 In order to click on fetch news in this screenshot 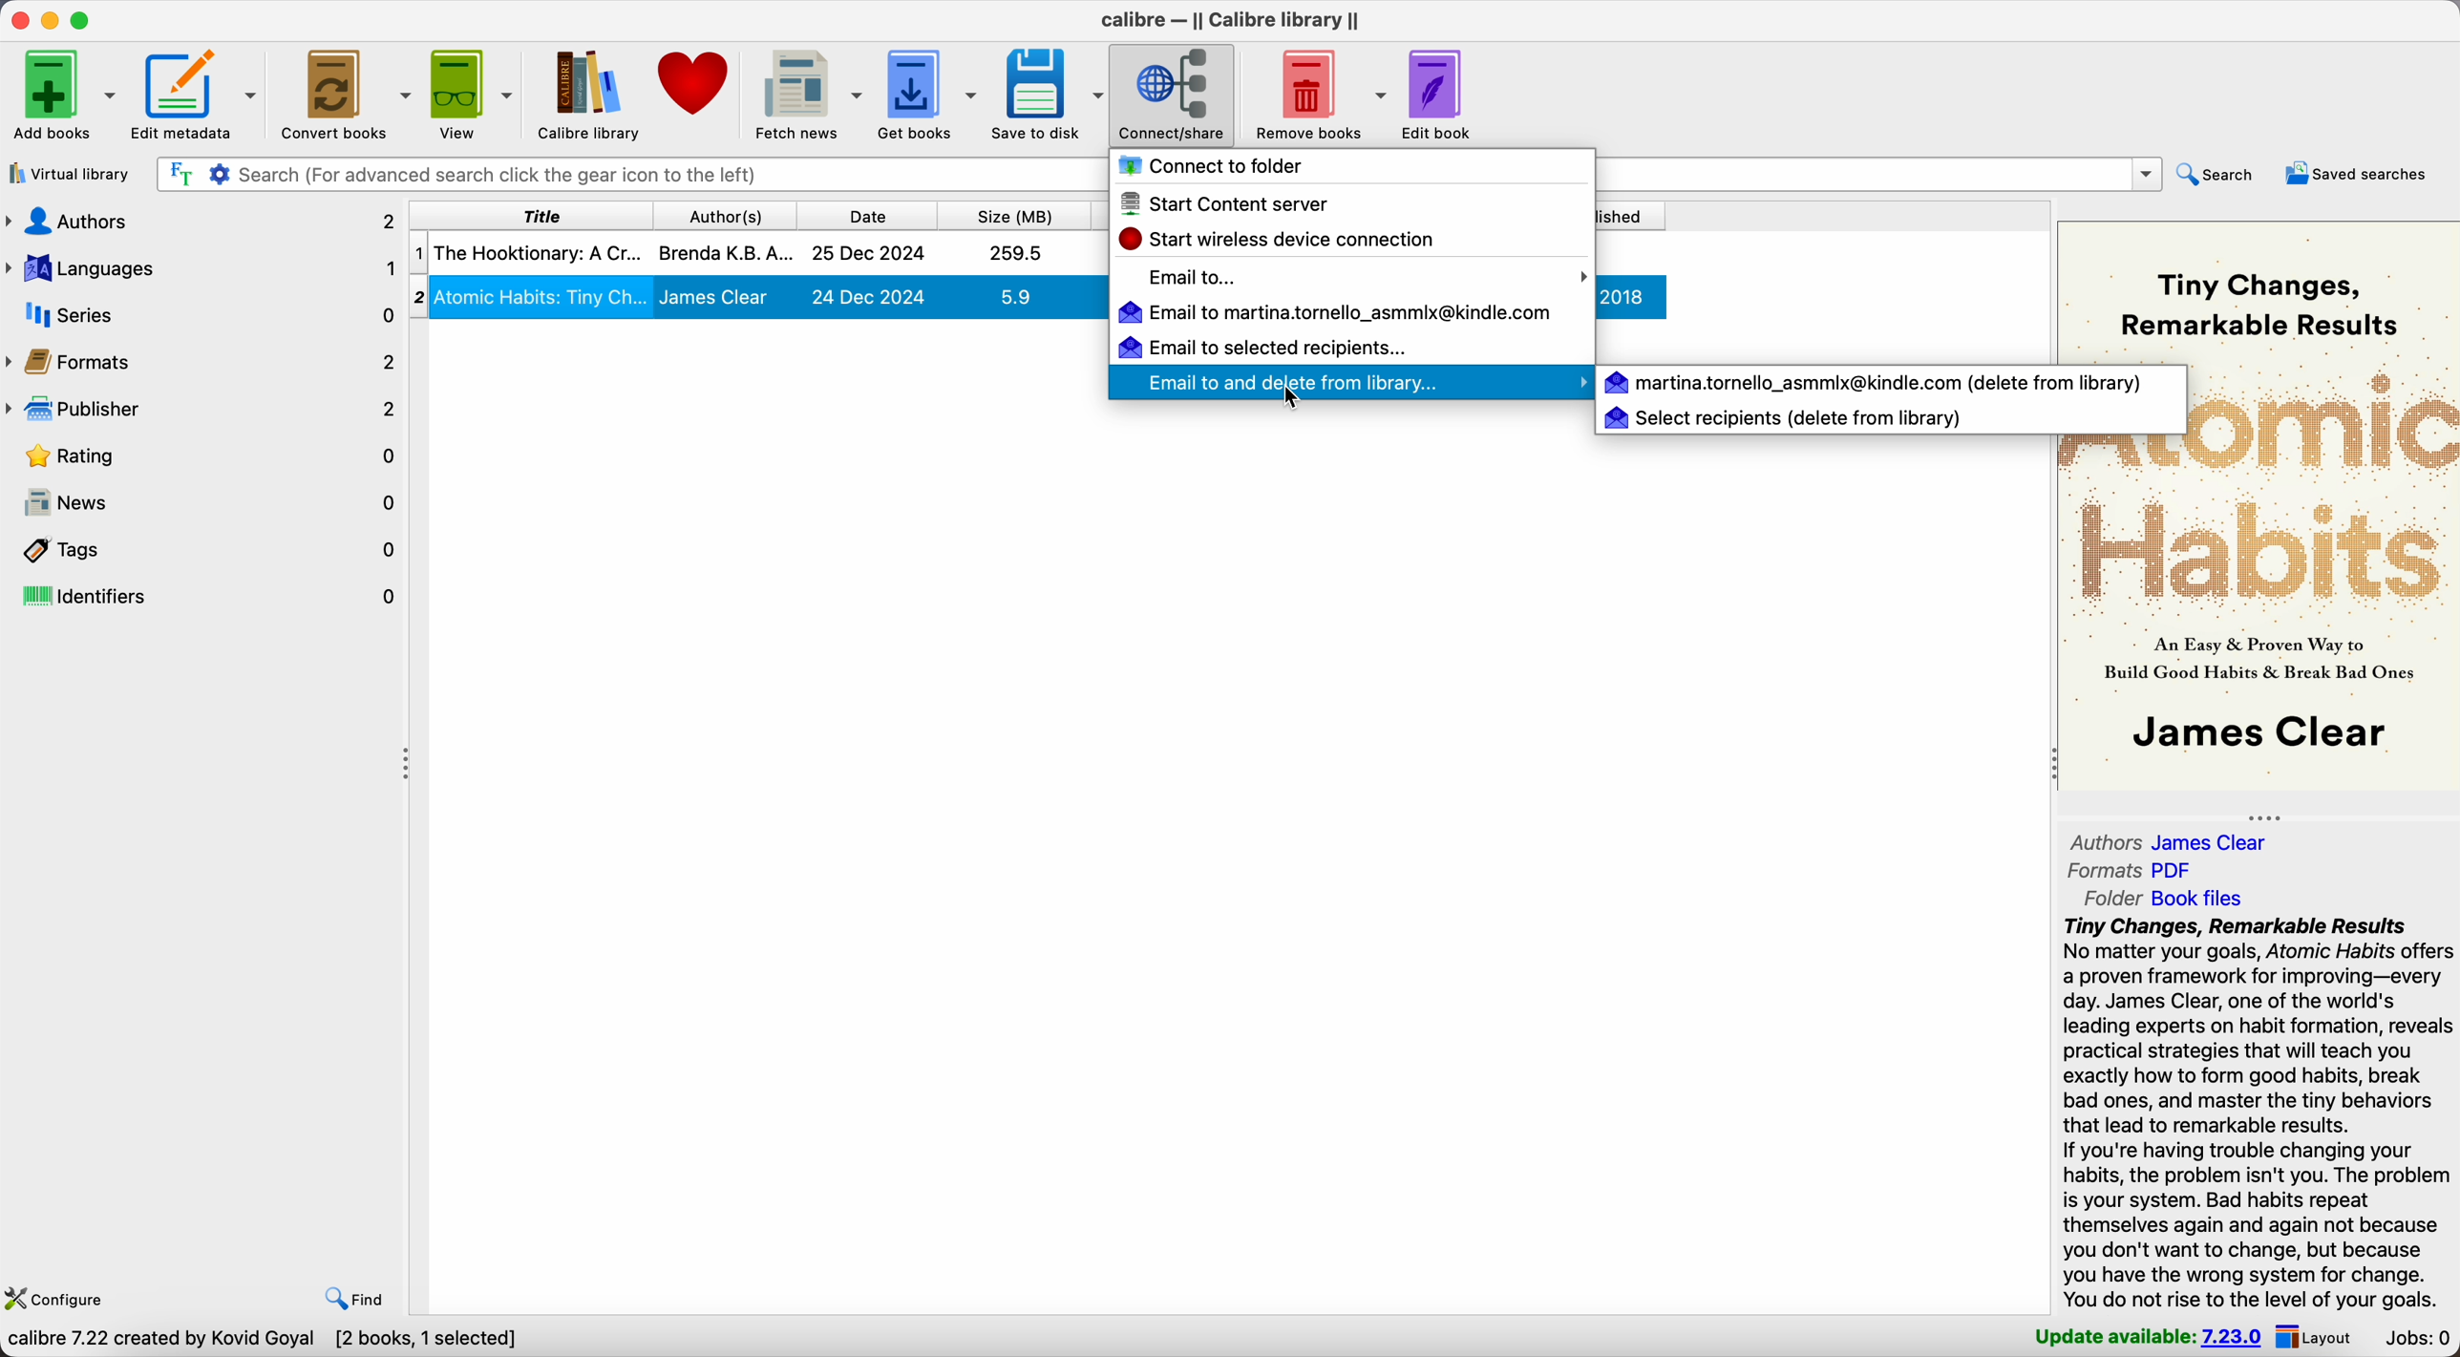, I will do `click(809, 94)`.